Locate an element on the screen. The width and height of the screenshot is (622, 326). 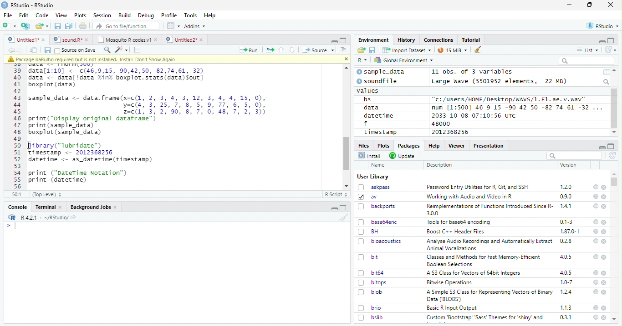
scroll up is located at coordinates (615, 70).